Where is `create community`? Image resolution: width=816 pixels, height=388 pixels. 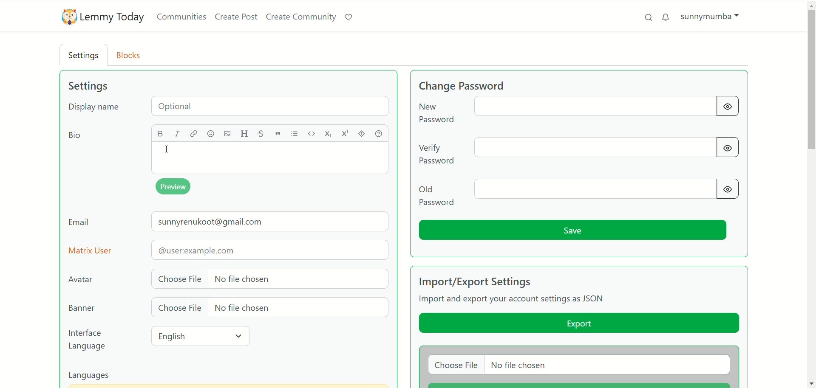 create community is located at coordinates (302, 17).